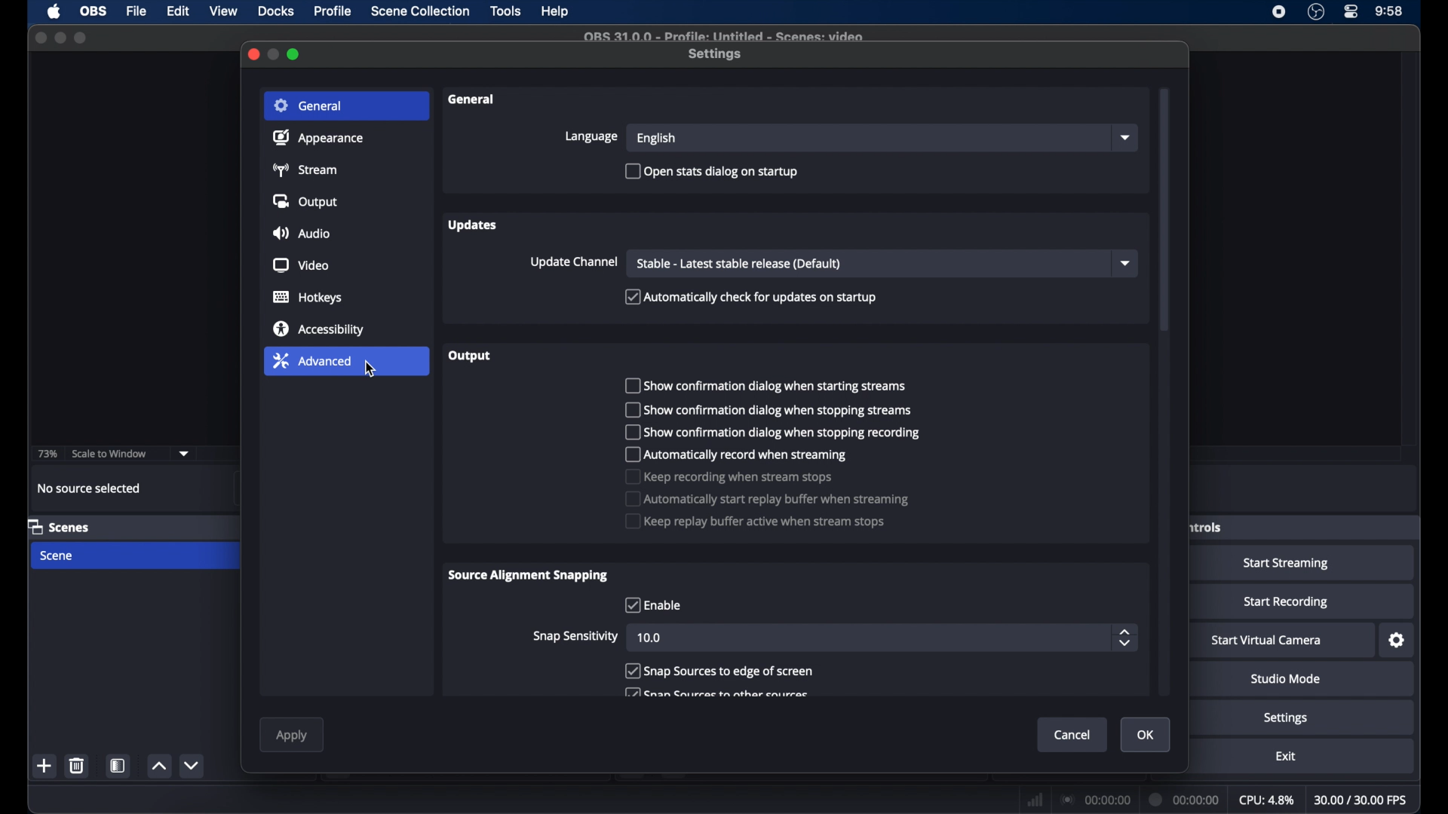  What do you see at coordinates (184, 452) in the screenshot?
I see `dropdown` at bounding box center [184, 452].